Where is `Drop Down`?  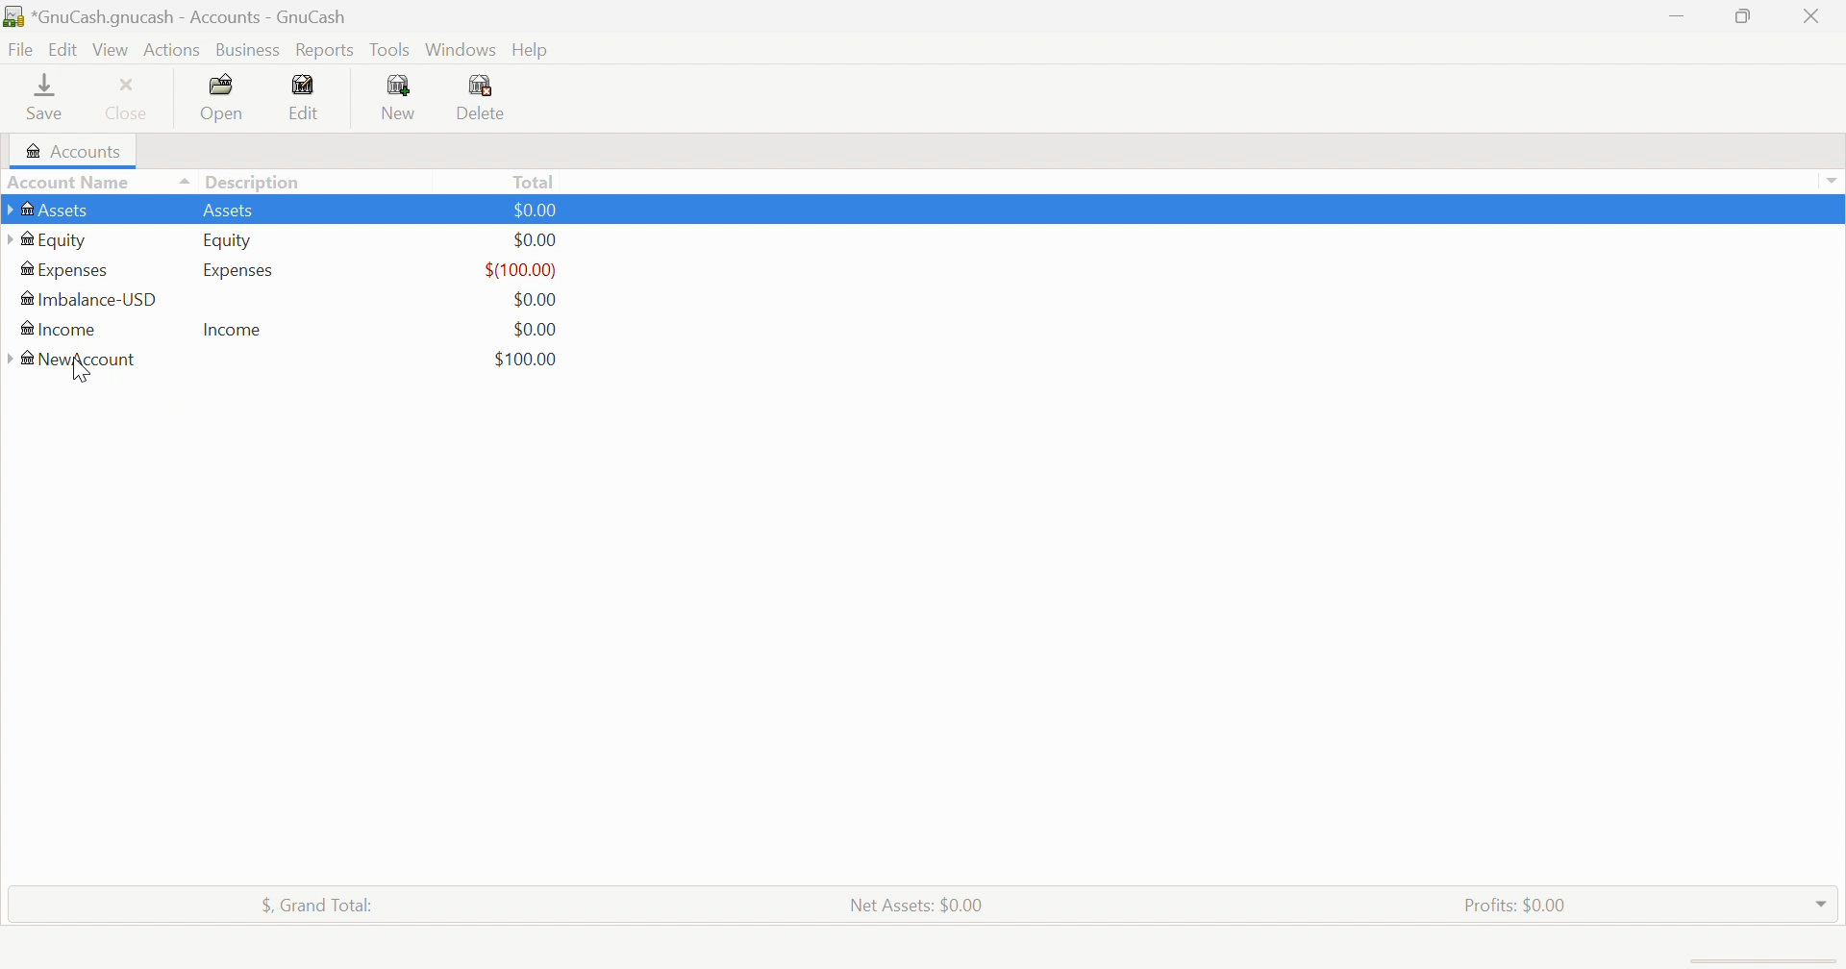 Drop Down is located at coordinates (1819, 903).